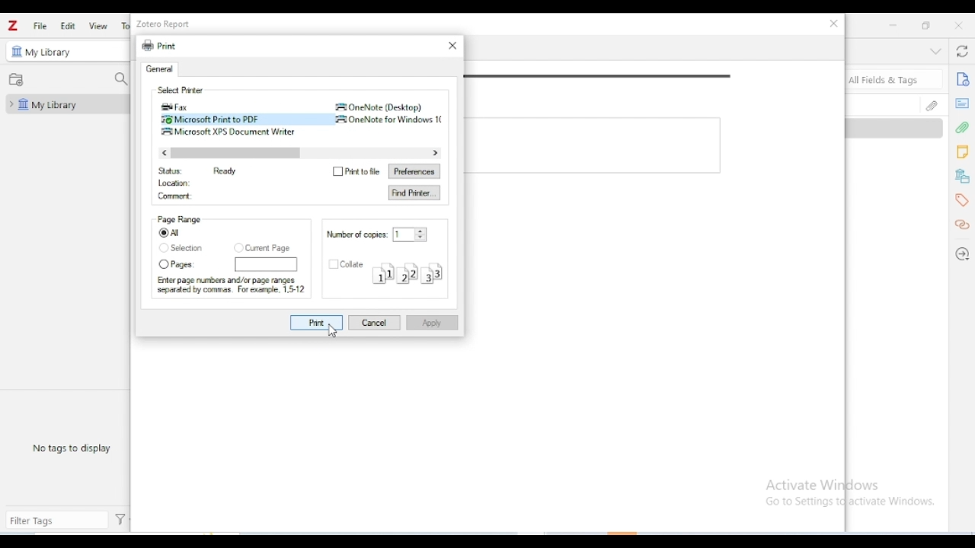  What do you see at coordinates (232, 285) in the screenshot?
I see `Enter page numbers and/or page ranges separated by commas. For example, 1.512` at bounding box center [232, 285].